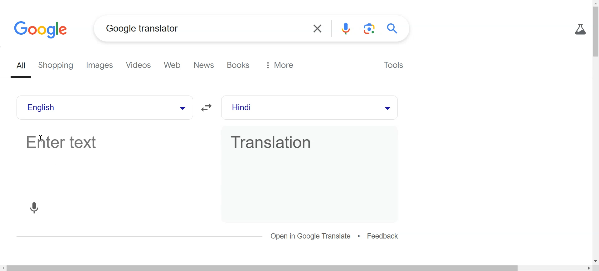  Describe the element at coordinates (58, 66) in the screenshot. I see `Shopping` at that location.